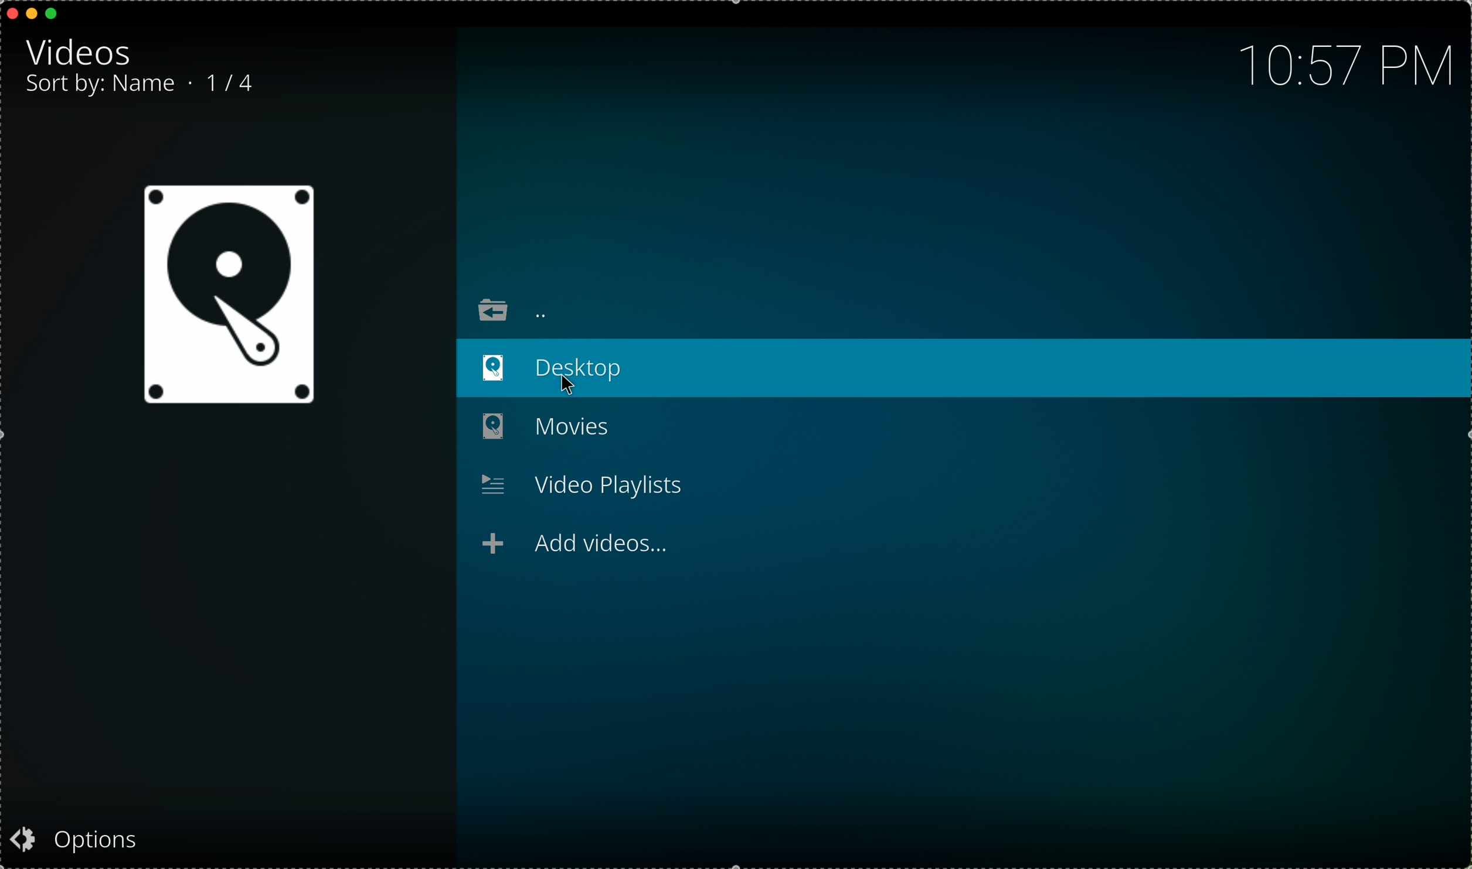 Image resolution: width=1472 pixels, height=869 pixels. What do you see at coordinates (580, 484) in the screenshot?
I see `video playlist` at bounding box center [580, 484].